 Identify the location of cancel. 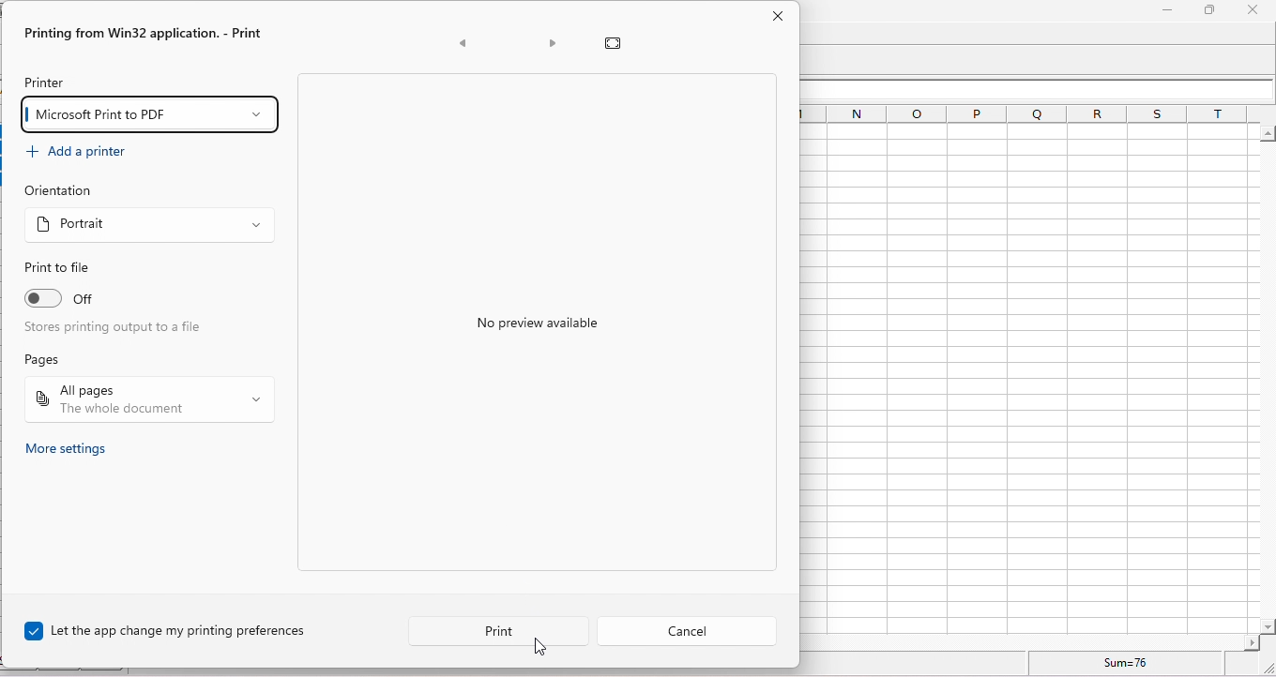
(691, 629).